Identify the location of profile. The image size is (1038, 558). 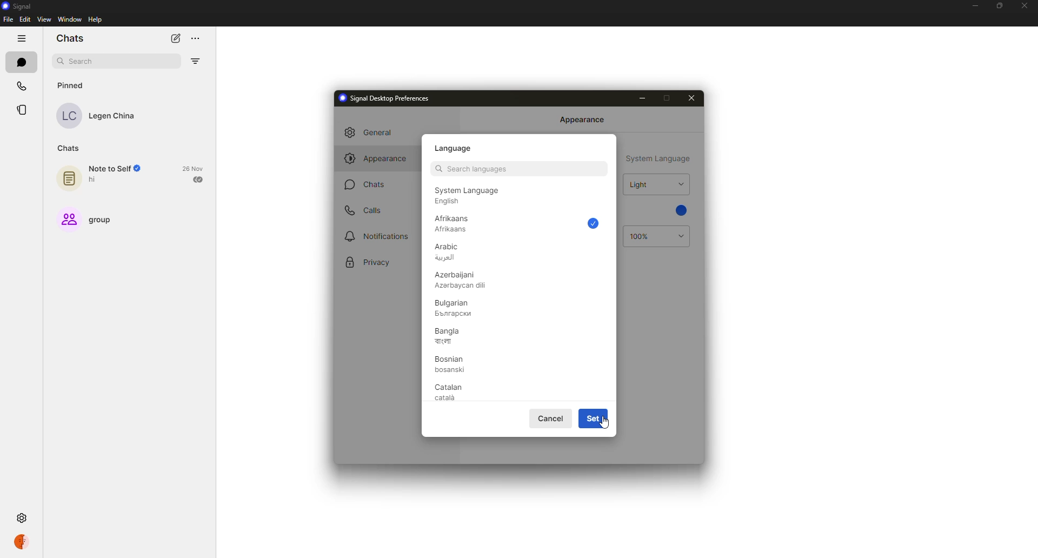
(23, 541).